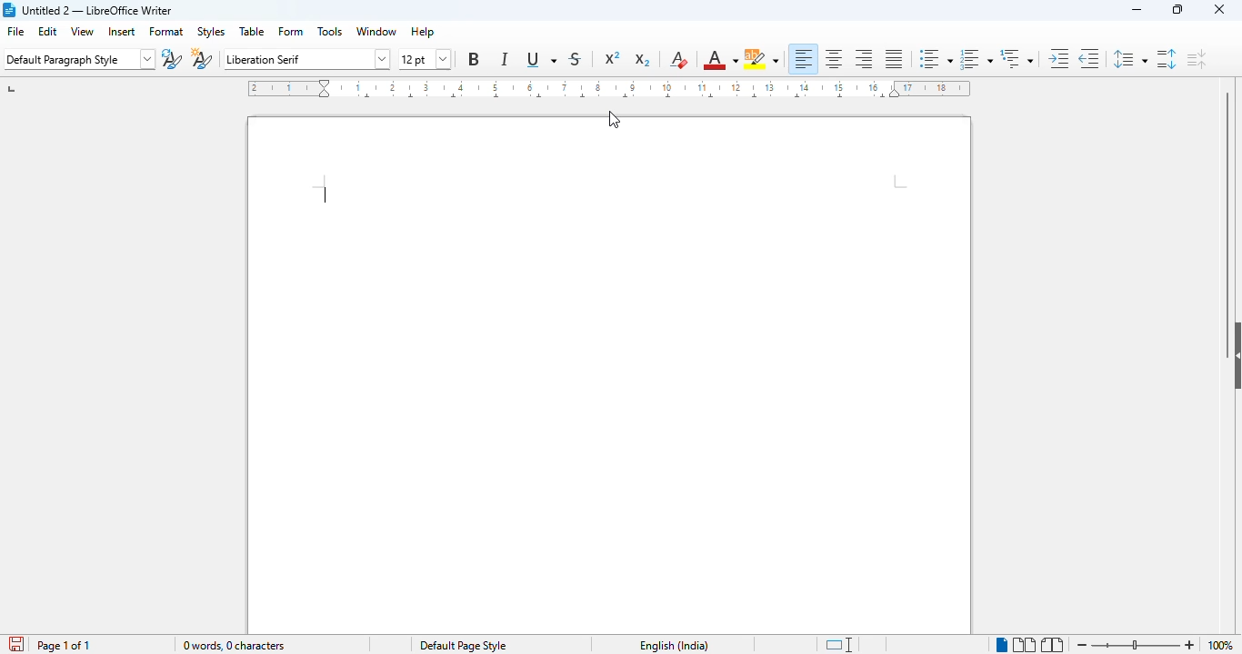  What do you see at coordinates (1082, 645) in the screenshot?
I see `zoom out` at bounding box center [1082, 645].